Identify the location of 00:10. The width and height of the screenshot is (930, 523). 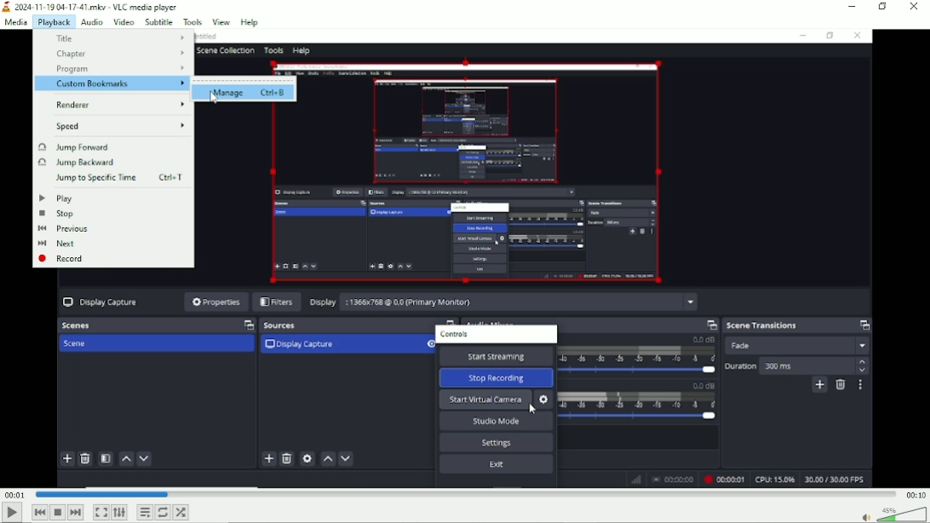
(916, 494).